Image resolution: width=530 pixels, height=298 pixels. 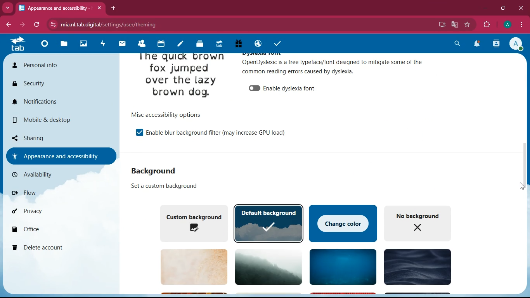 What do you see at coordinates (165, 114) in the screenshot?
I see `options` at bounding box center [165, 114].